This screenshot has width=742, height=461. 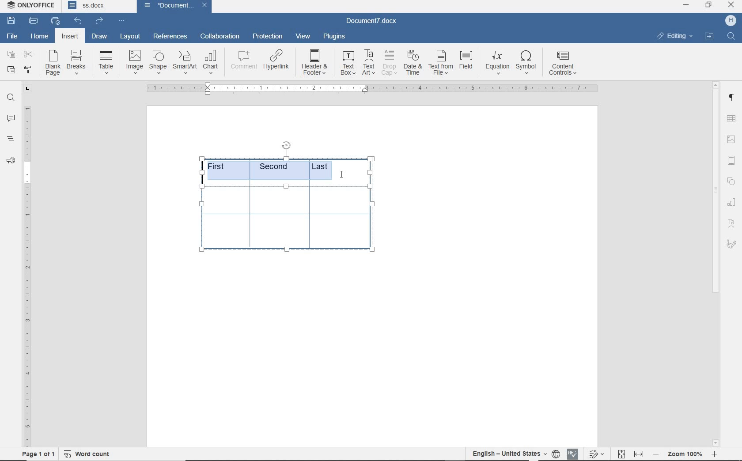 I want to click on text cursor, so click(x=347, y=177).